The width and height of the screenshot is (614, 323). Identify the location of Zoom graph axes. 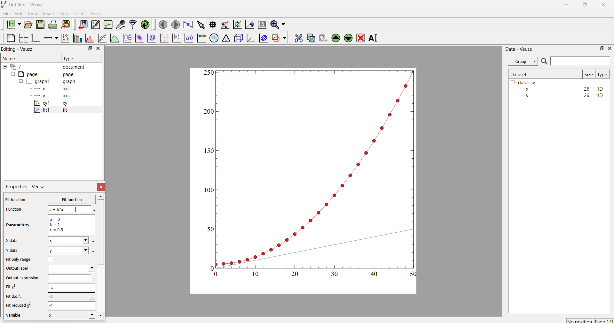
(224, 25).